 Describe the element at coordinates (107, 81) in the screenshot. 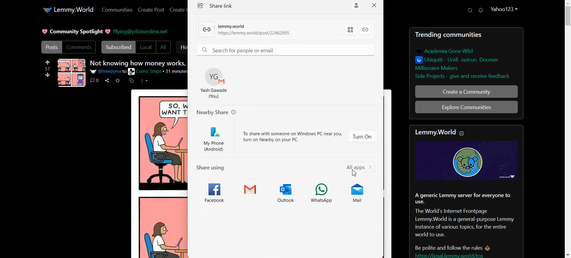

I see `Share` at that location.